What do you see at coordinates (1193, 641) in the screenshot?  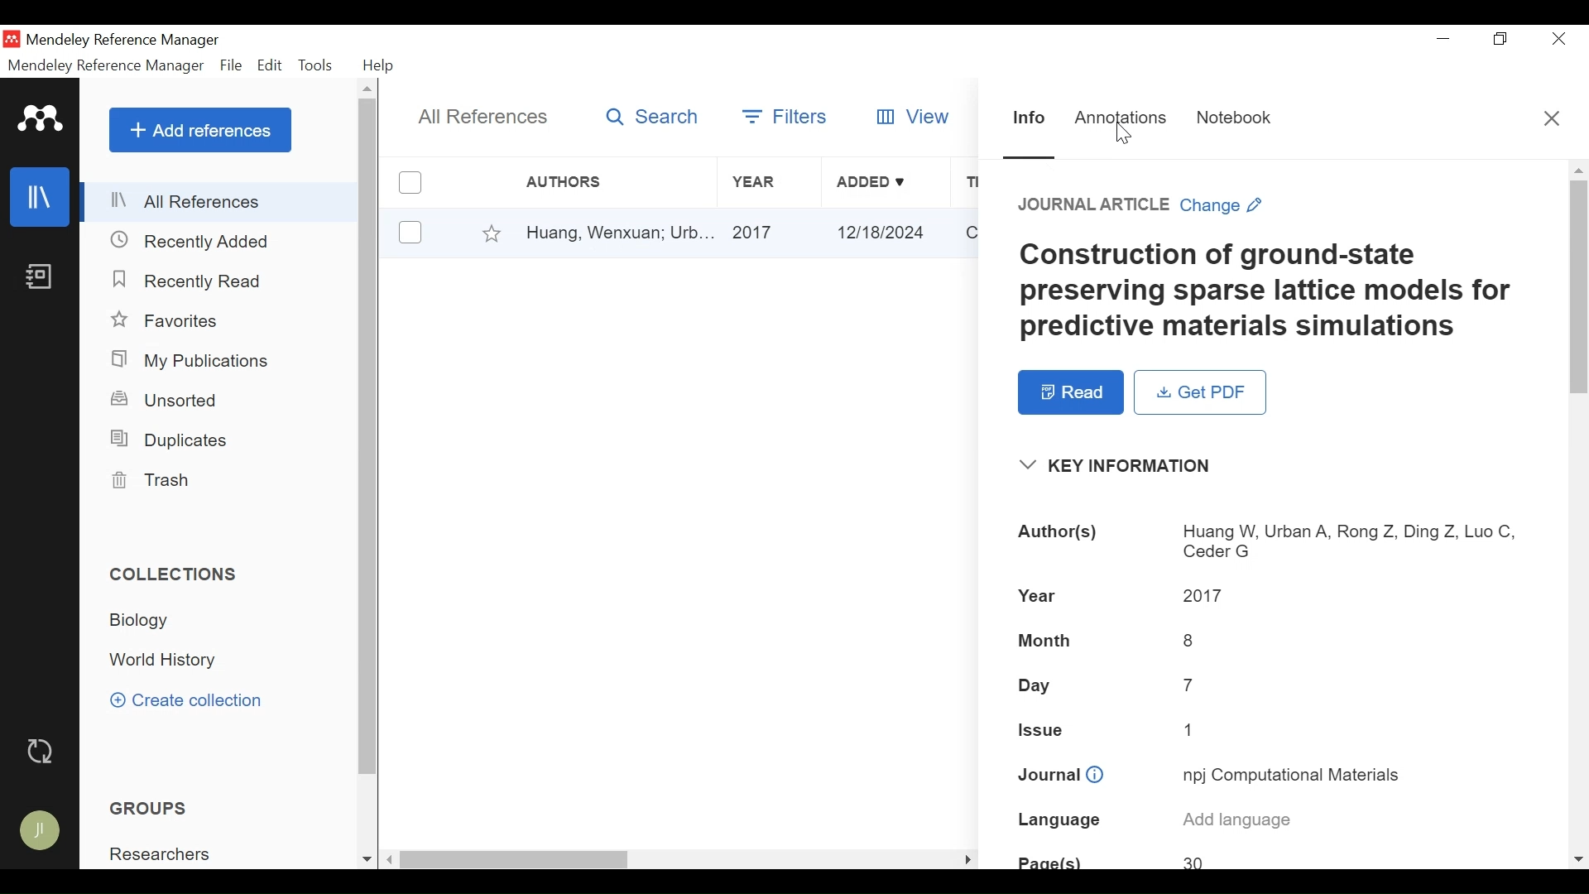 I see `8` at bounding box center [1193, 641].